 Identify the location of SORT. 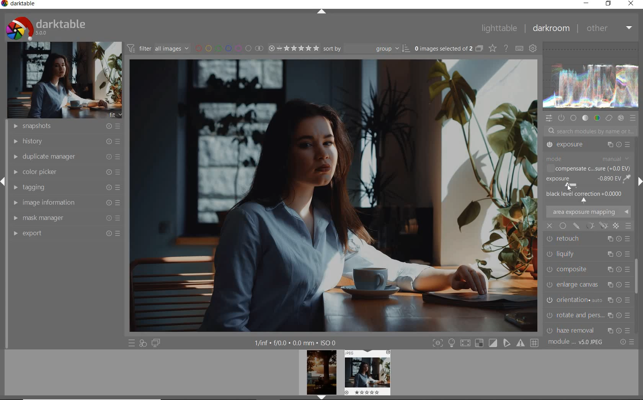
(365, 49).